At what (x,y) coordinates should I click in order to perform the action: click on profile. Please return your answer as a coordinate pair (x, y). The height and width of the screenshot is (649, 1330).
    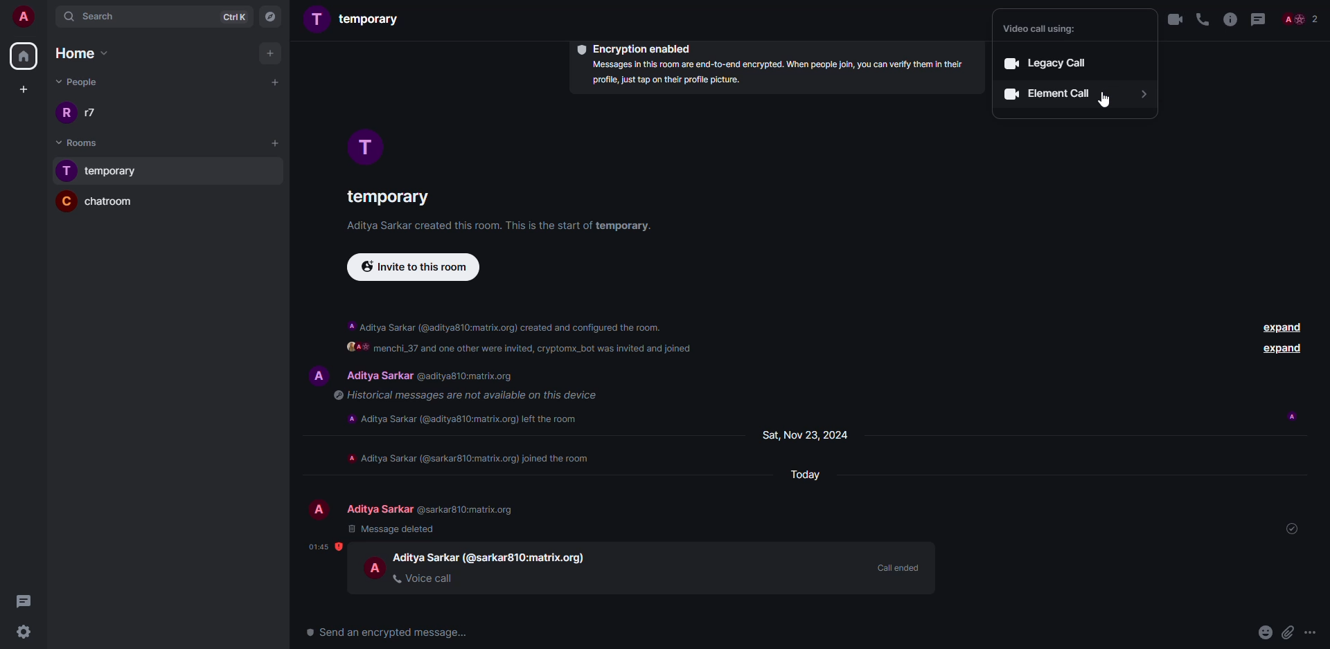
    Looking at the image, I should click on (66, 113).